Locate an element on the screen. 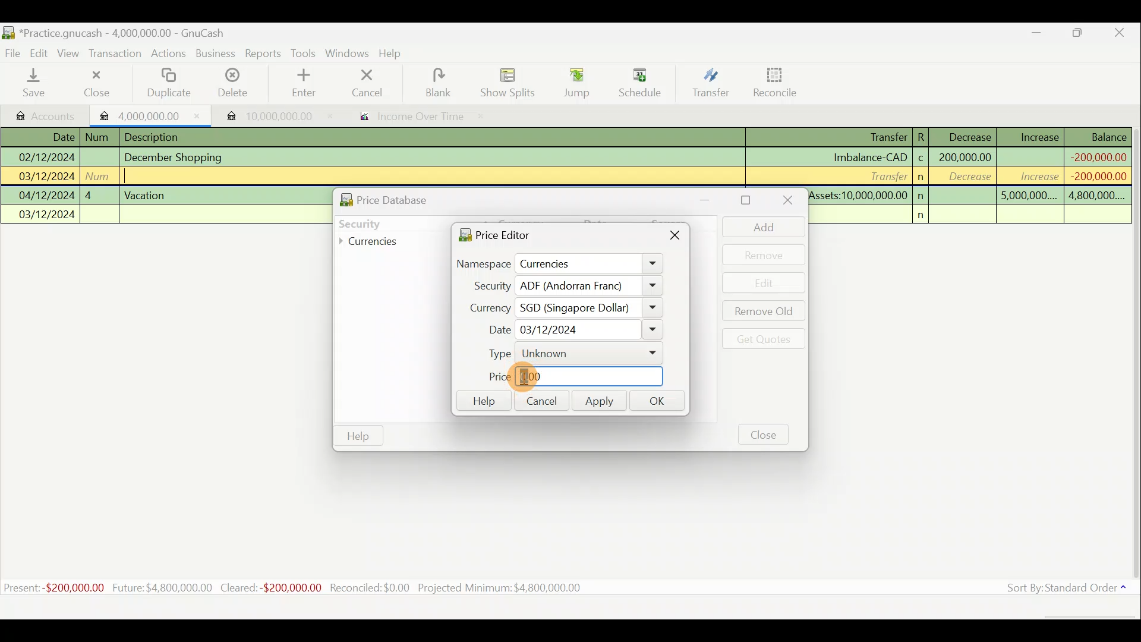 This screenshot has width=1141, height=642. Transfer is located at coordinates (708, 84).